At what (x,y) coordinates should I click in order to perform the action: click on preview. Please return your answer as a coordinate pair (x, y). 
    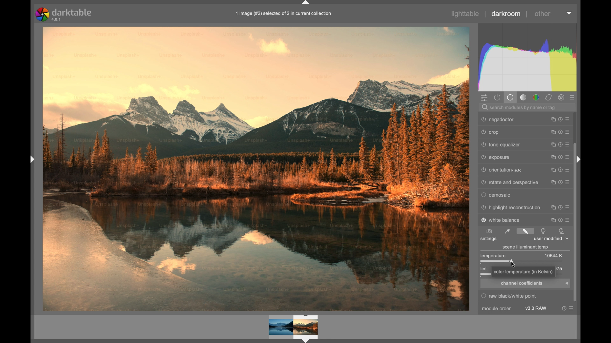
    Looking at the image, I should click on (295, 329).